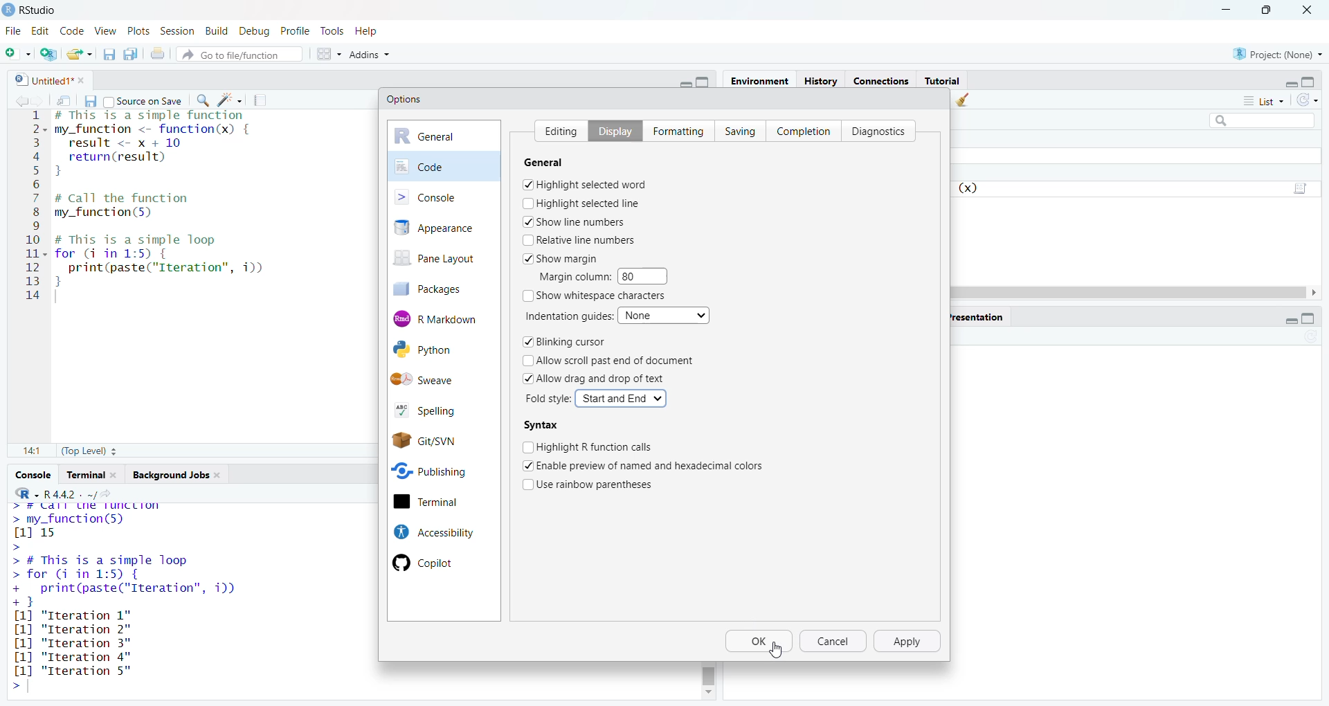 The height and width of the screenshot is (706, 1329). I want to click on use rainbow parenthesis, so click(597, 483).